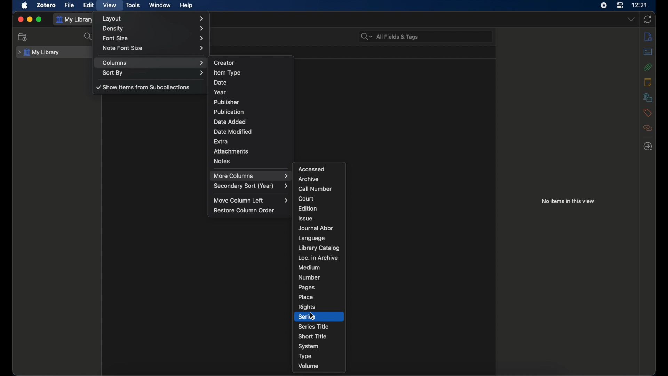 This screenshot has height=376, width=668. Describe the element at coordinates (632, 19) in the screenshot. I see `dropdown` at that location.